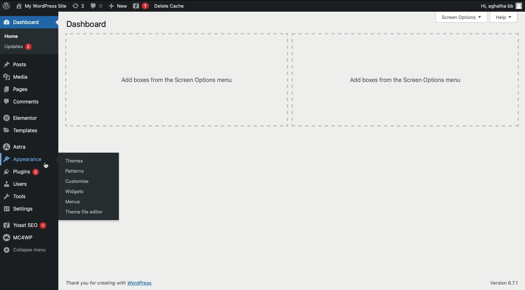 The width and height of the screenshot is (525, 290). Describe the element at coordinates (80, 192) in the screenshot. I see `Click widgets` at that location.